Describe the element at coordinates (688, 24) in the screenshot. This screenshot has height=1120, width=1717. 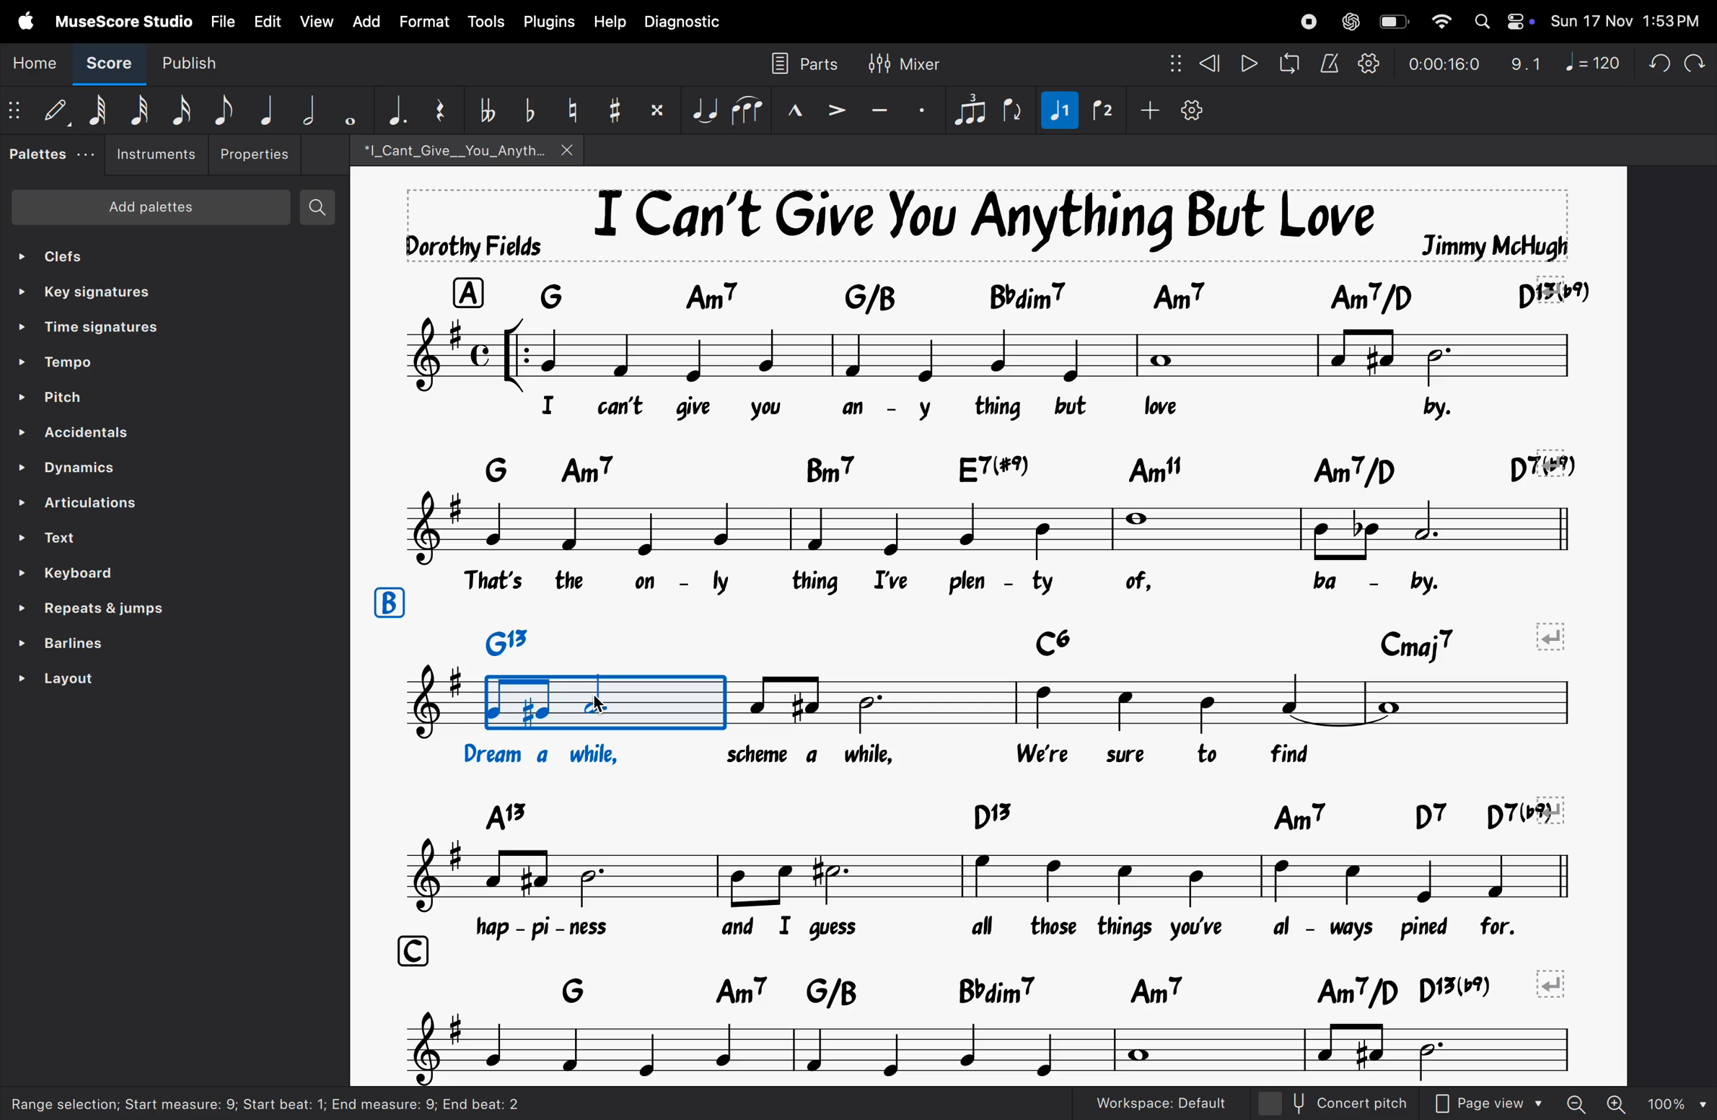
I see `diagnostic` at that location.